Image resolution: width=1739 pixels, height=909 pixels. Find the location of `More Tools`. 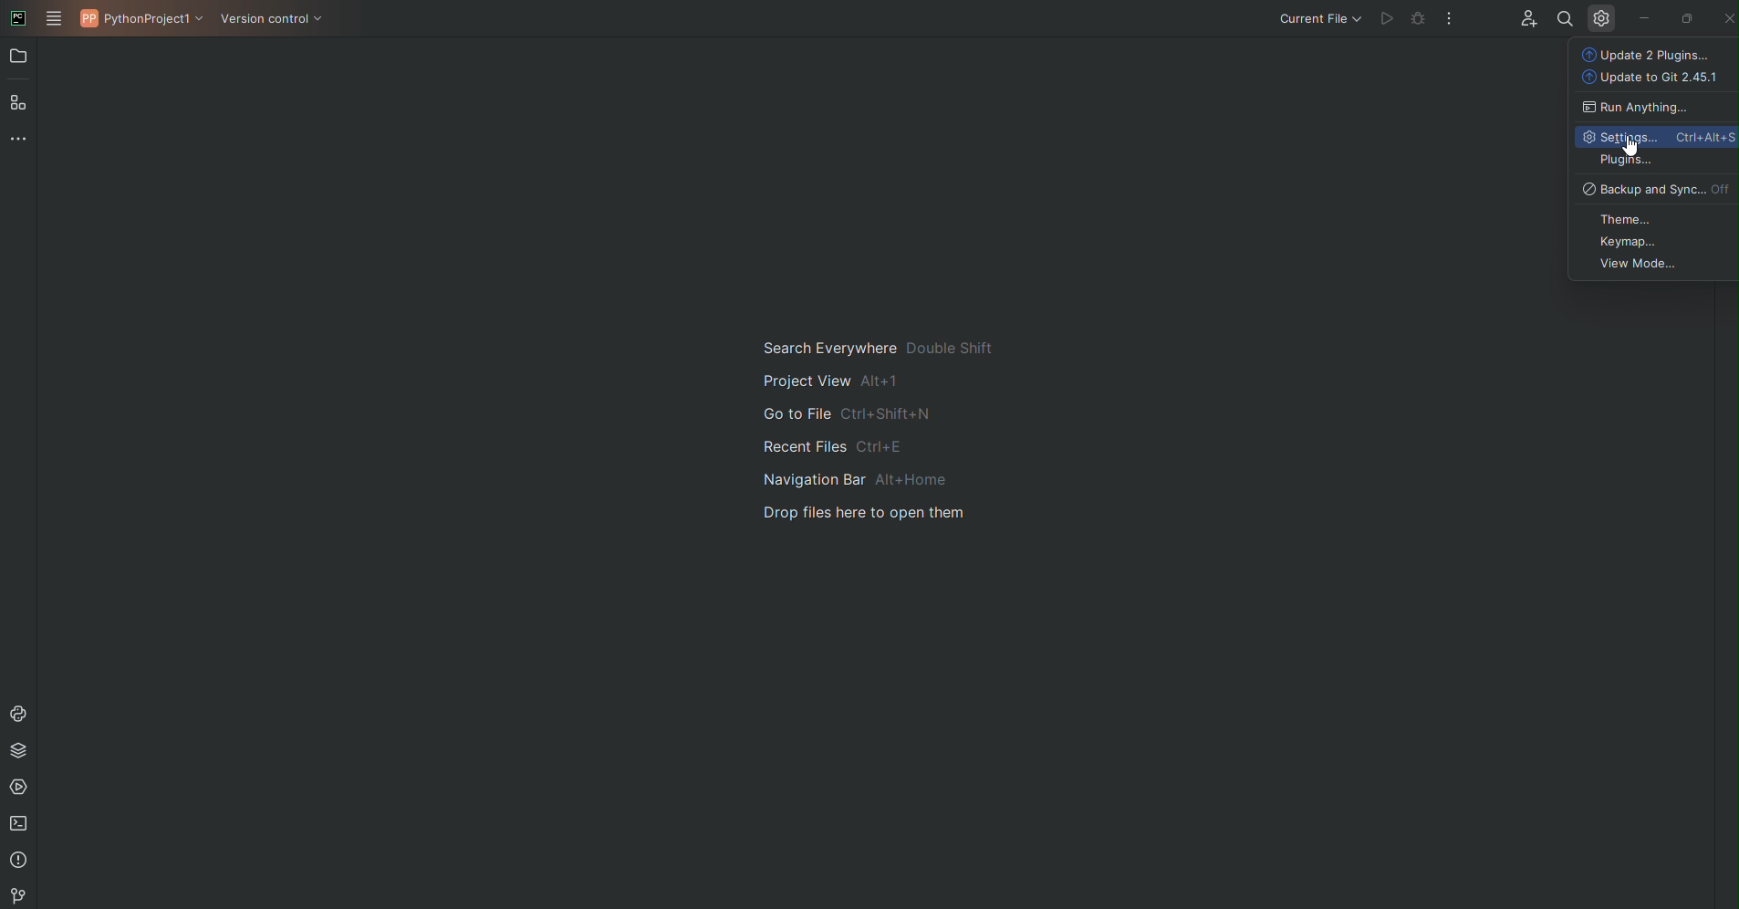

More Tools is located at coordinates (17, 142).